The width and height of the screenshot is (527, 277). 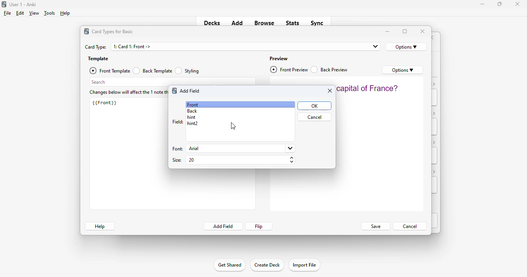 I want to click on flip, so click(x=259, y=226).